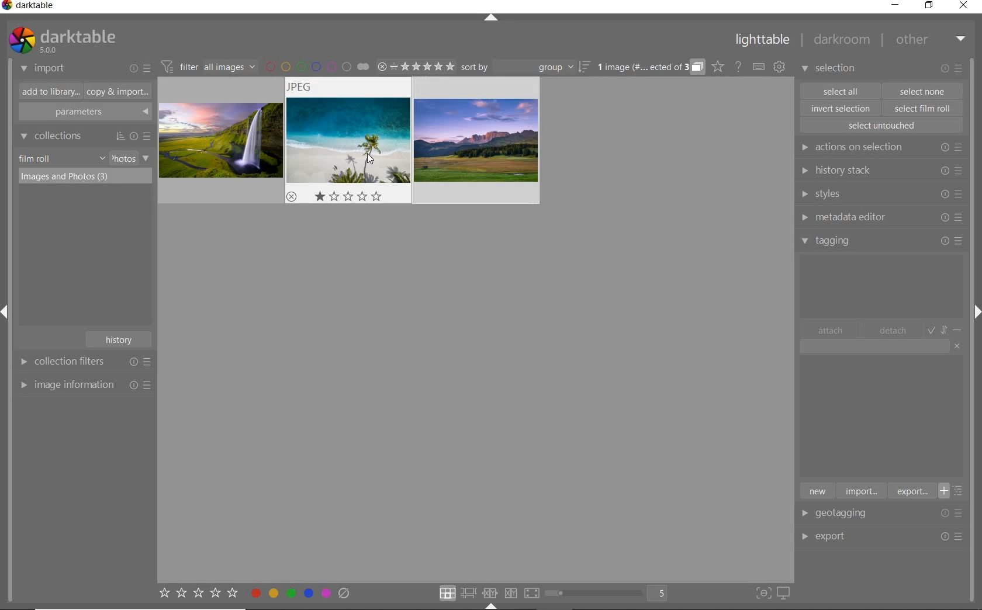 The image size is (982, 610). I want to click on show global preferences, so click(779, 67).